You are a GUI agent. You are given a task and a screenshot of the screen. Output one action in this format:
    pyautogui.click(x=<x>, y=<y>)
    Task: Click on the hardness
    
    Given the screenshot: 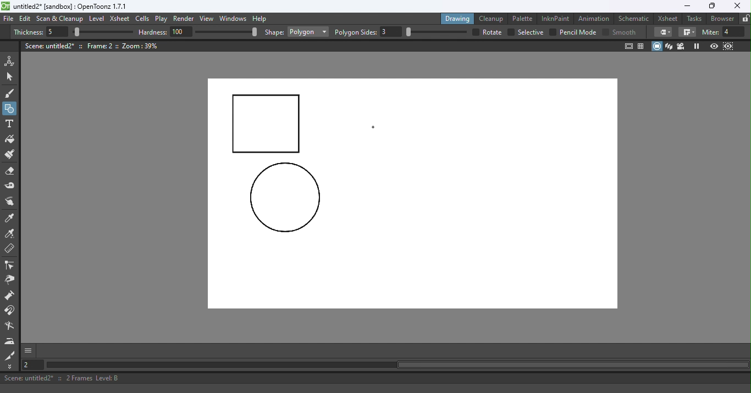 What is the action you would take?
    pyautogui.click(x=154, y=32)
    